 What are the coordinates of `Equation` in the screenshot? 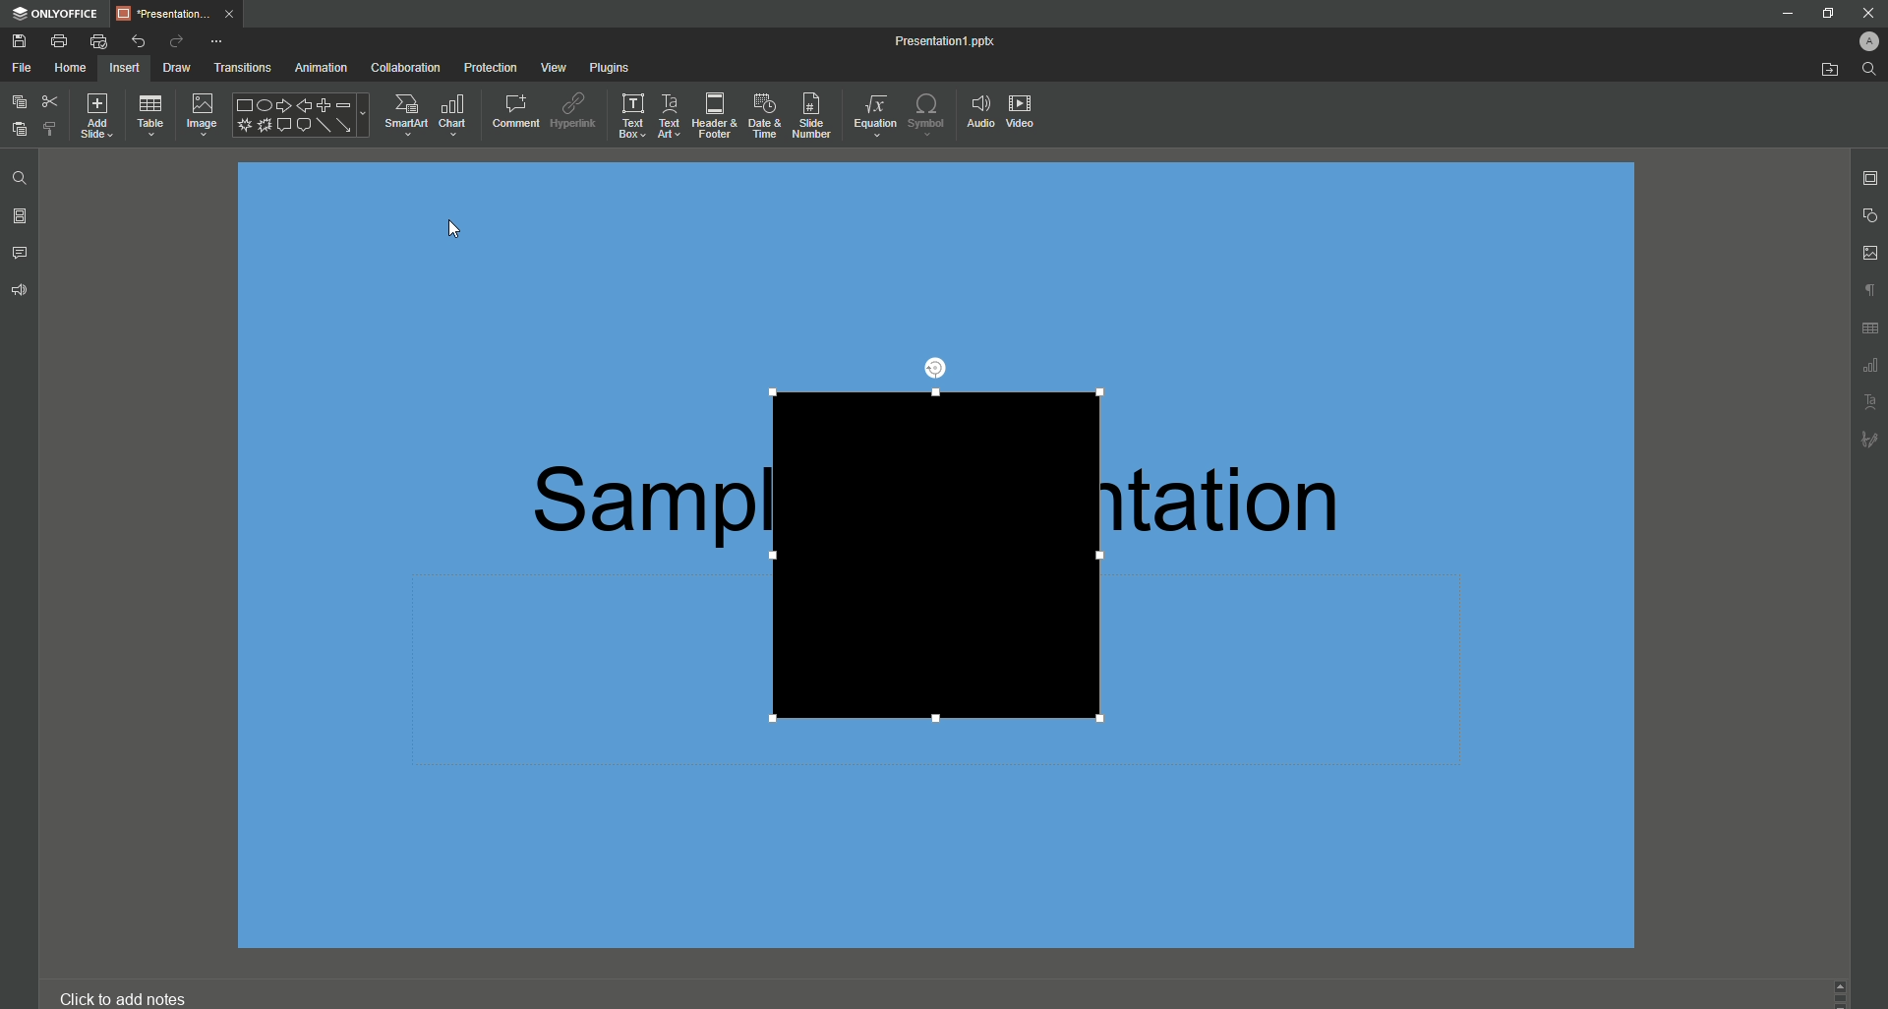 It's located at (869, 111).